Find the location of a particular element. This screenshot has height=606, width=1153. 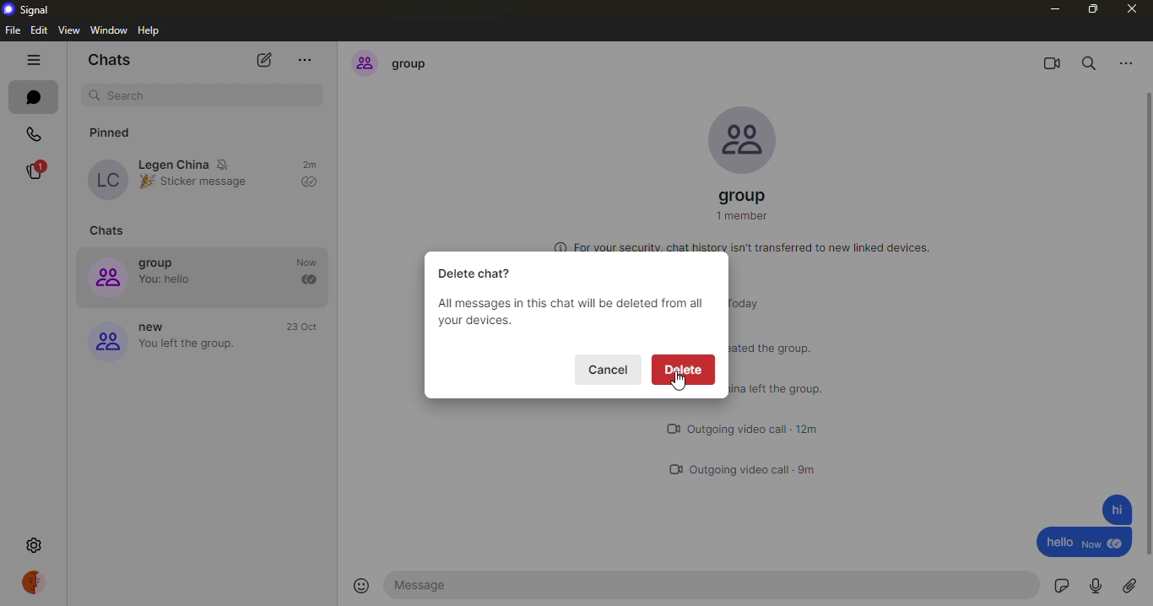

maximize is located at coordinates (1091, 7).